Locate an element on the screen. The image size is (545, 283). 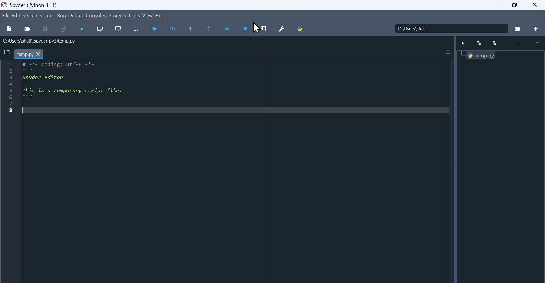
run is located at coordinates (62, 16).